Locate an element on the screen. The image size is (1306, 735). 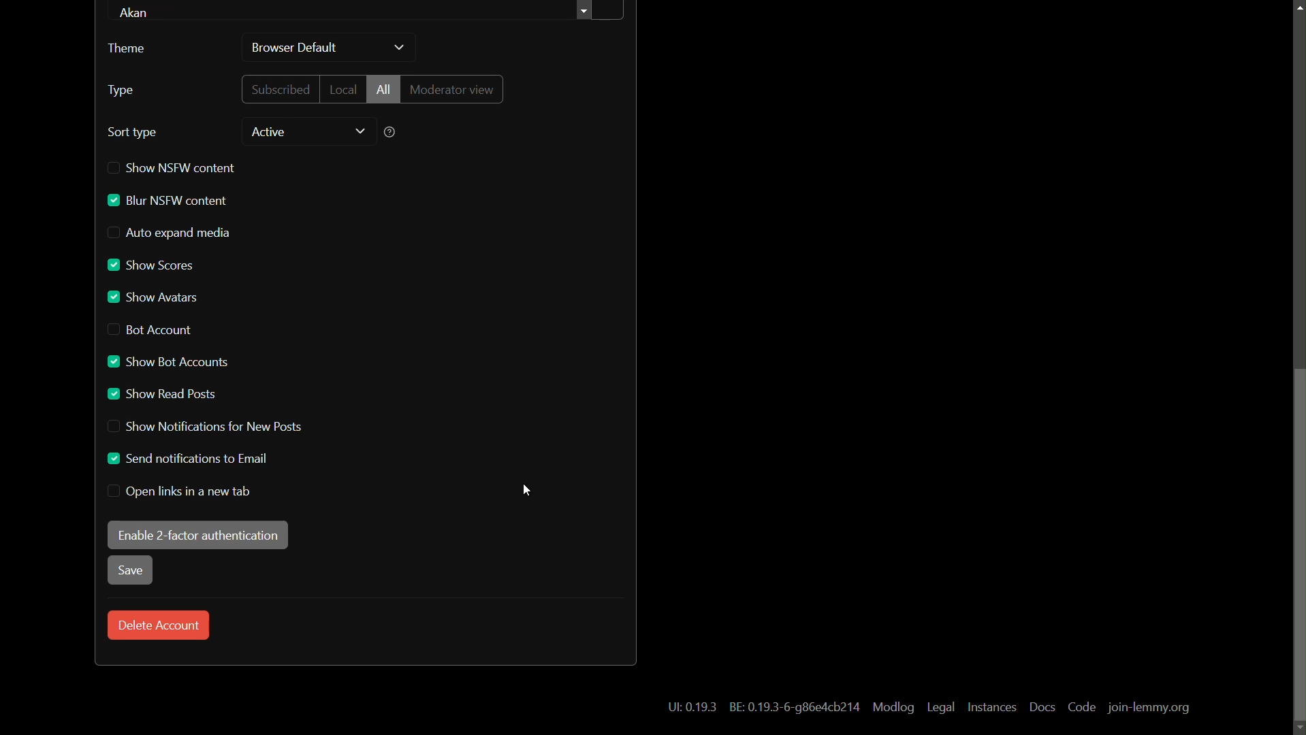
auto expand media is located at coordinates (170, 233).